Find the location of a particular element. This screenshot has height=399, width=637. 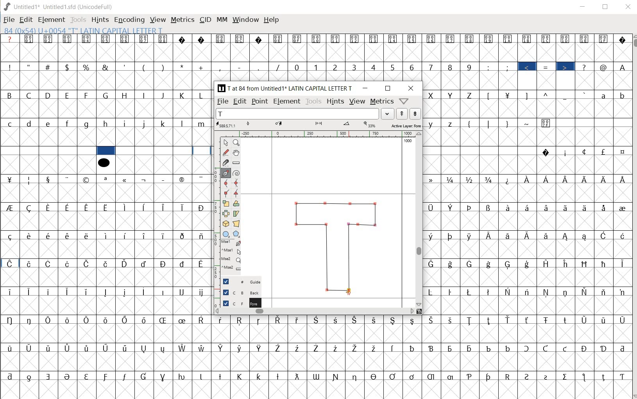

Symbol is located at coordinates (164, 179).